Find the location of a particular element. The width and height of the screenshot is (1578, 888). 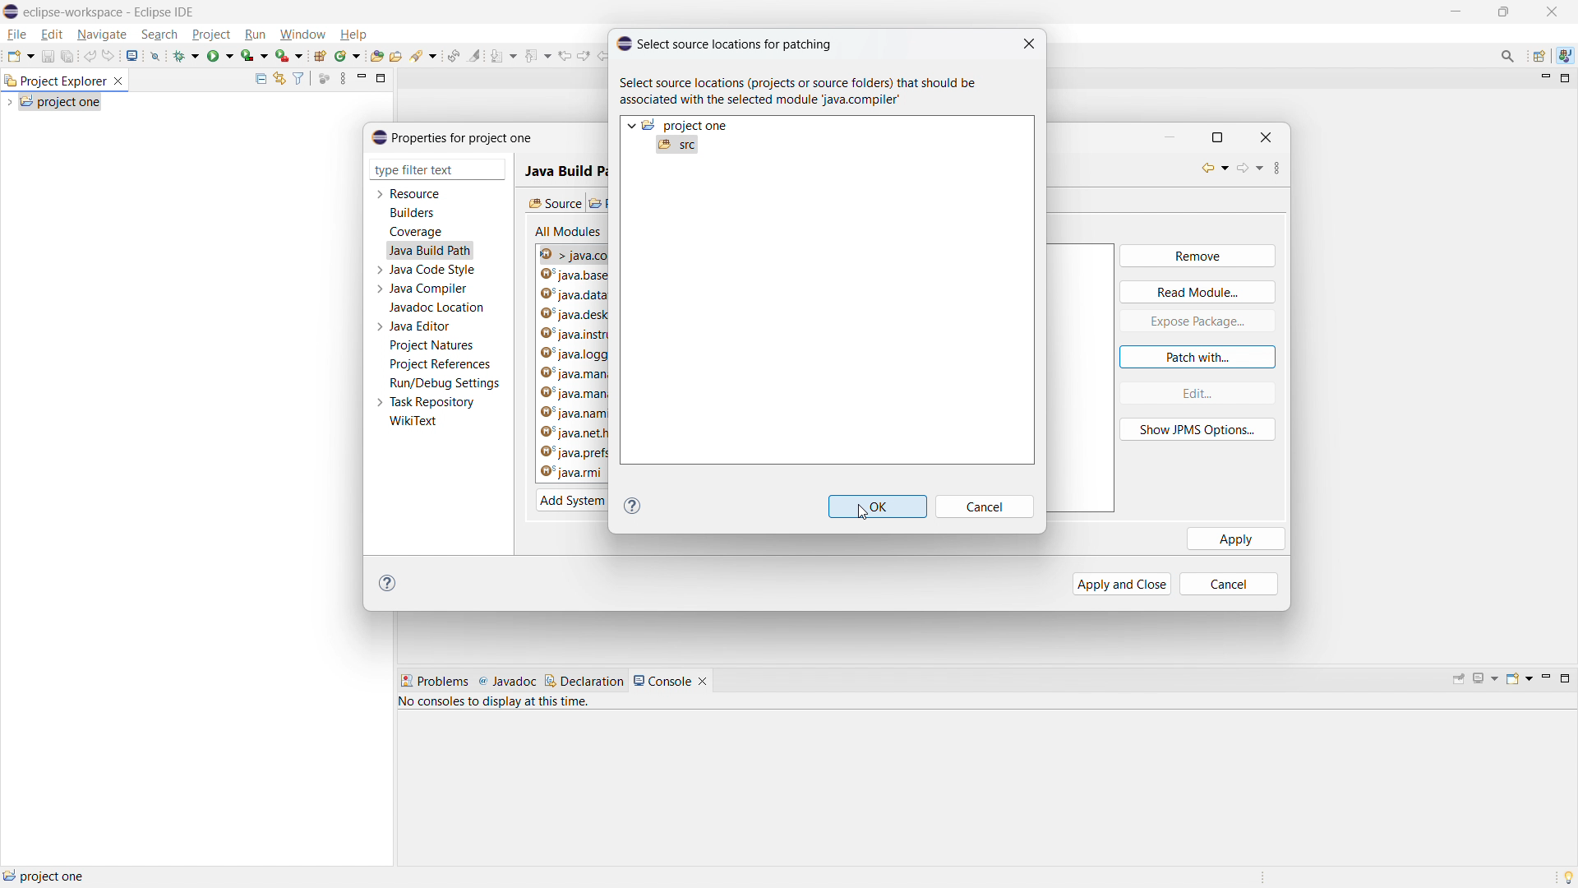

link to editor is located at coordinates (278, 79).